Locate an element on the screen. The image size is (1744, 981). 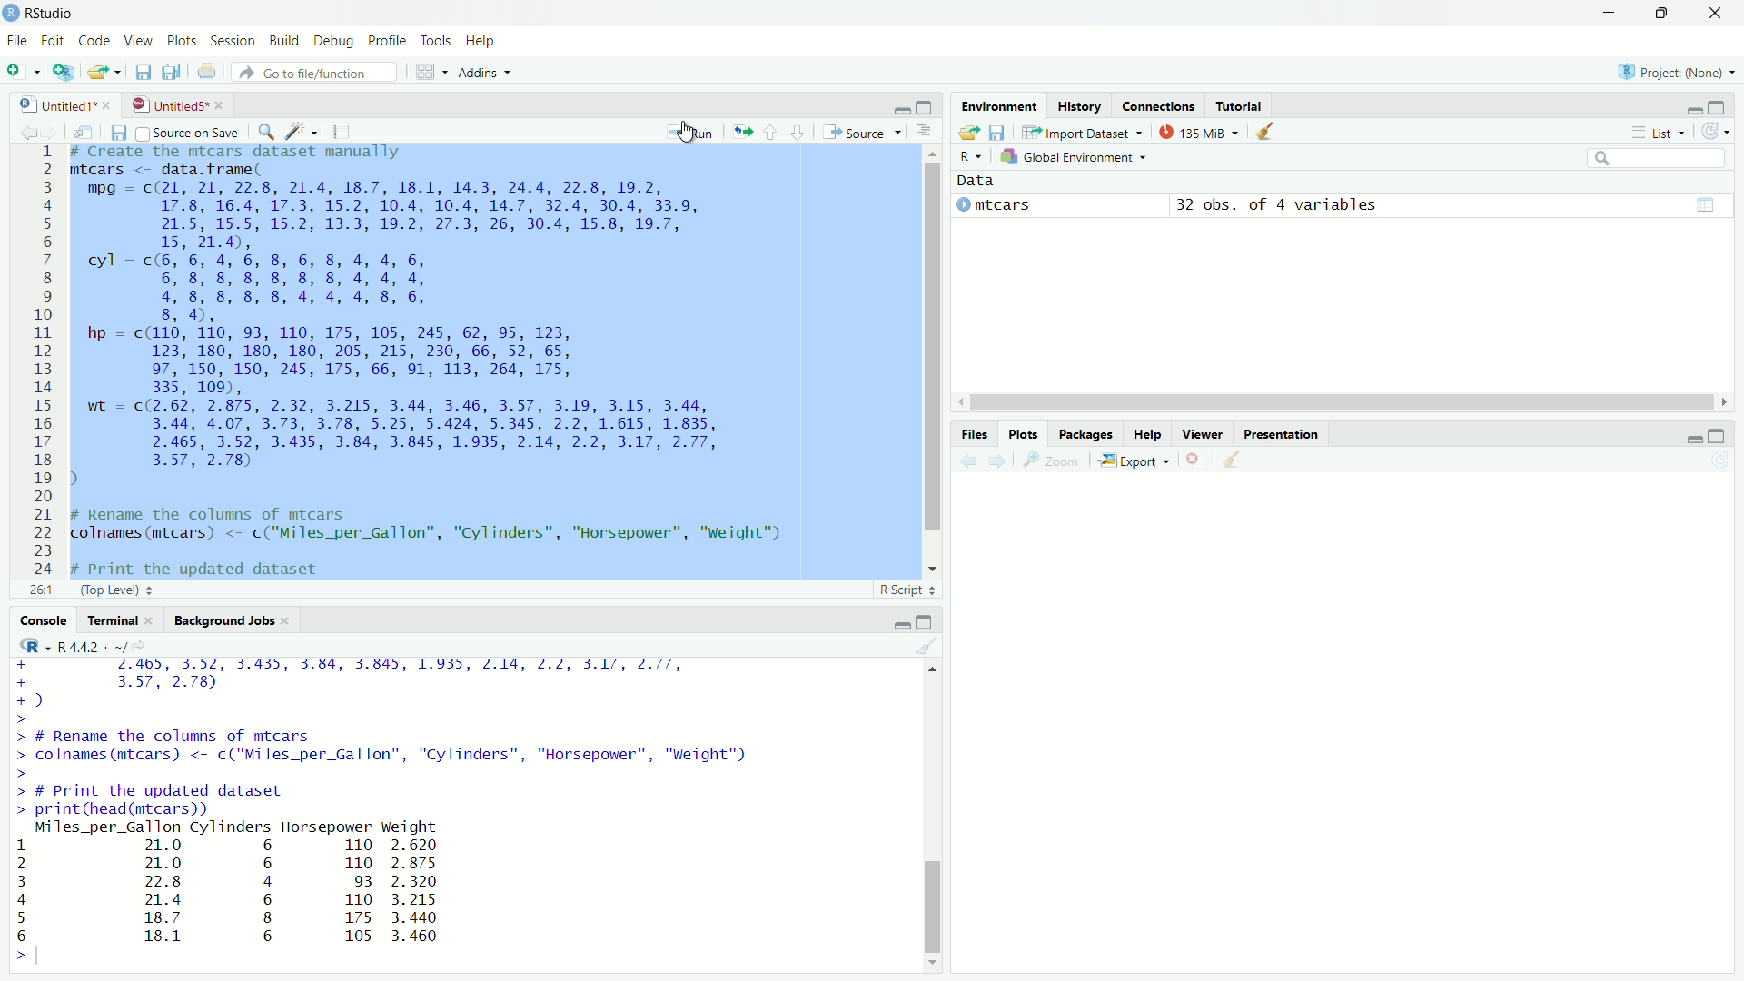
refresh is located at coordinates (1719, 132).